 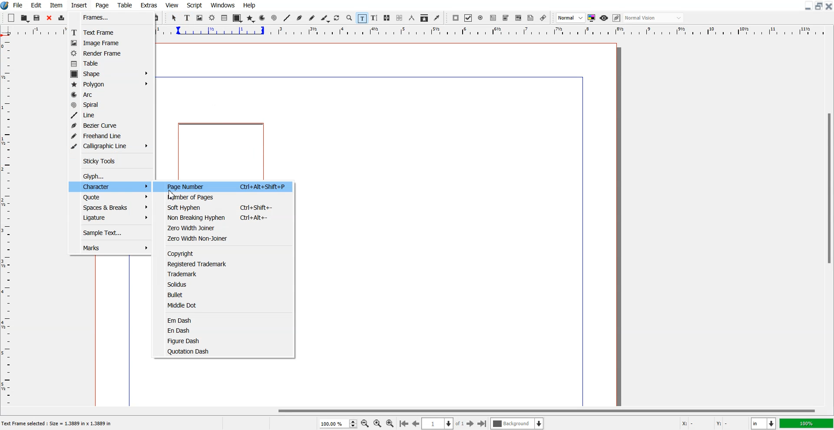 I want to click on En Dash, so click(x=227, y=331).